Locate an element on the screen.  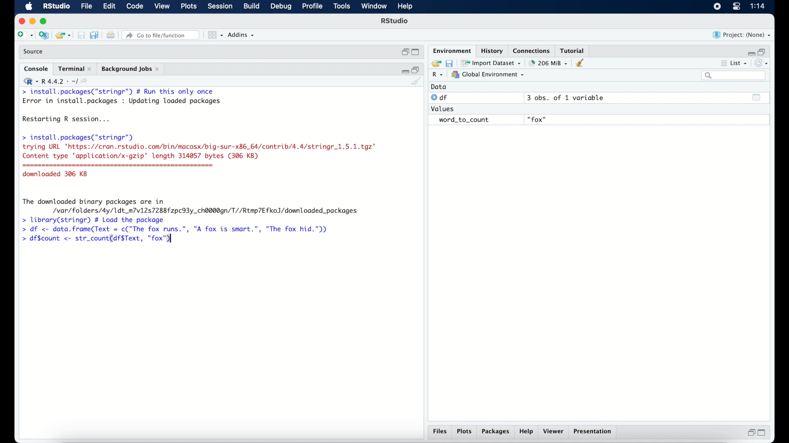
save is located at coordinates (450, 63).